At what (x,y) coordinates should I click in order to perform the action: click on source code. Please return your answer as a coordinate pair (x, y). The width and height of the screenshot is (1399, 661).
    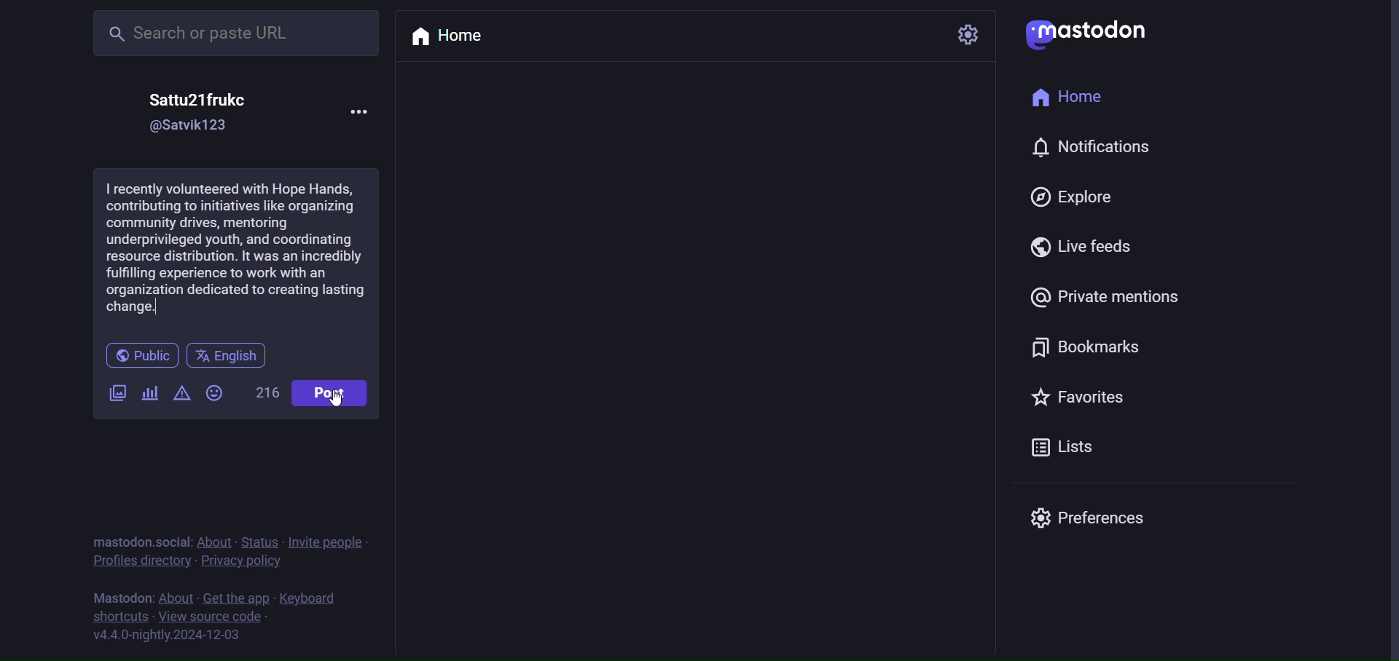
    Looking at the image, I should click on (213, 617).